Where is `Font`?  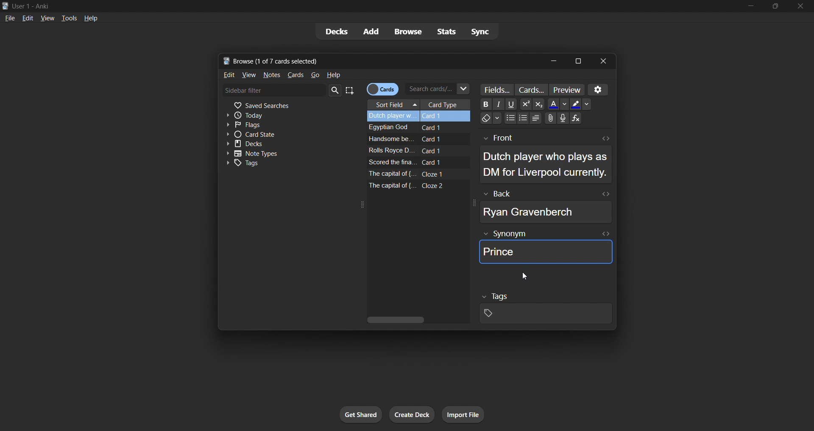
Font is located at coordinates (499, 104).